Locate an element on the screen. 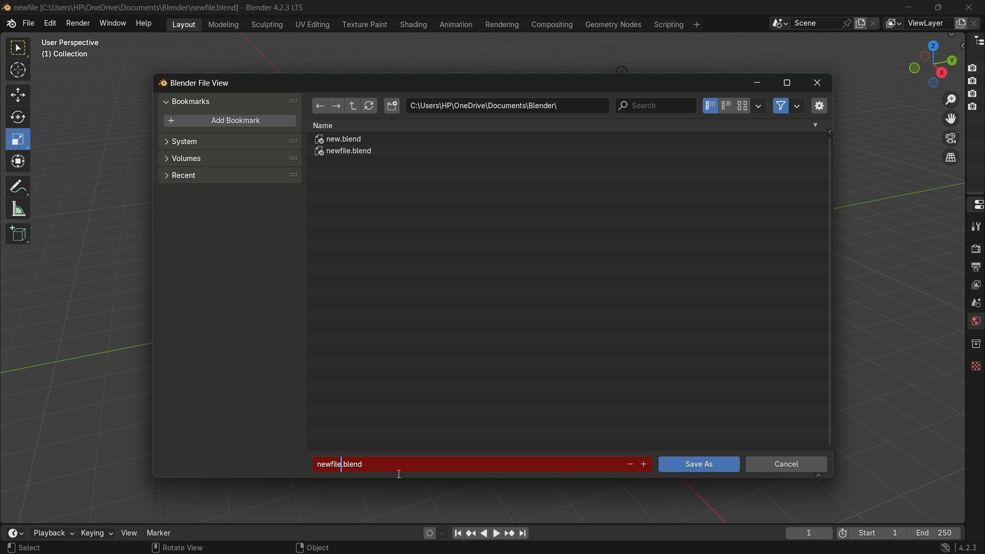  auto keying is located at coordinates (427, 532).